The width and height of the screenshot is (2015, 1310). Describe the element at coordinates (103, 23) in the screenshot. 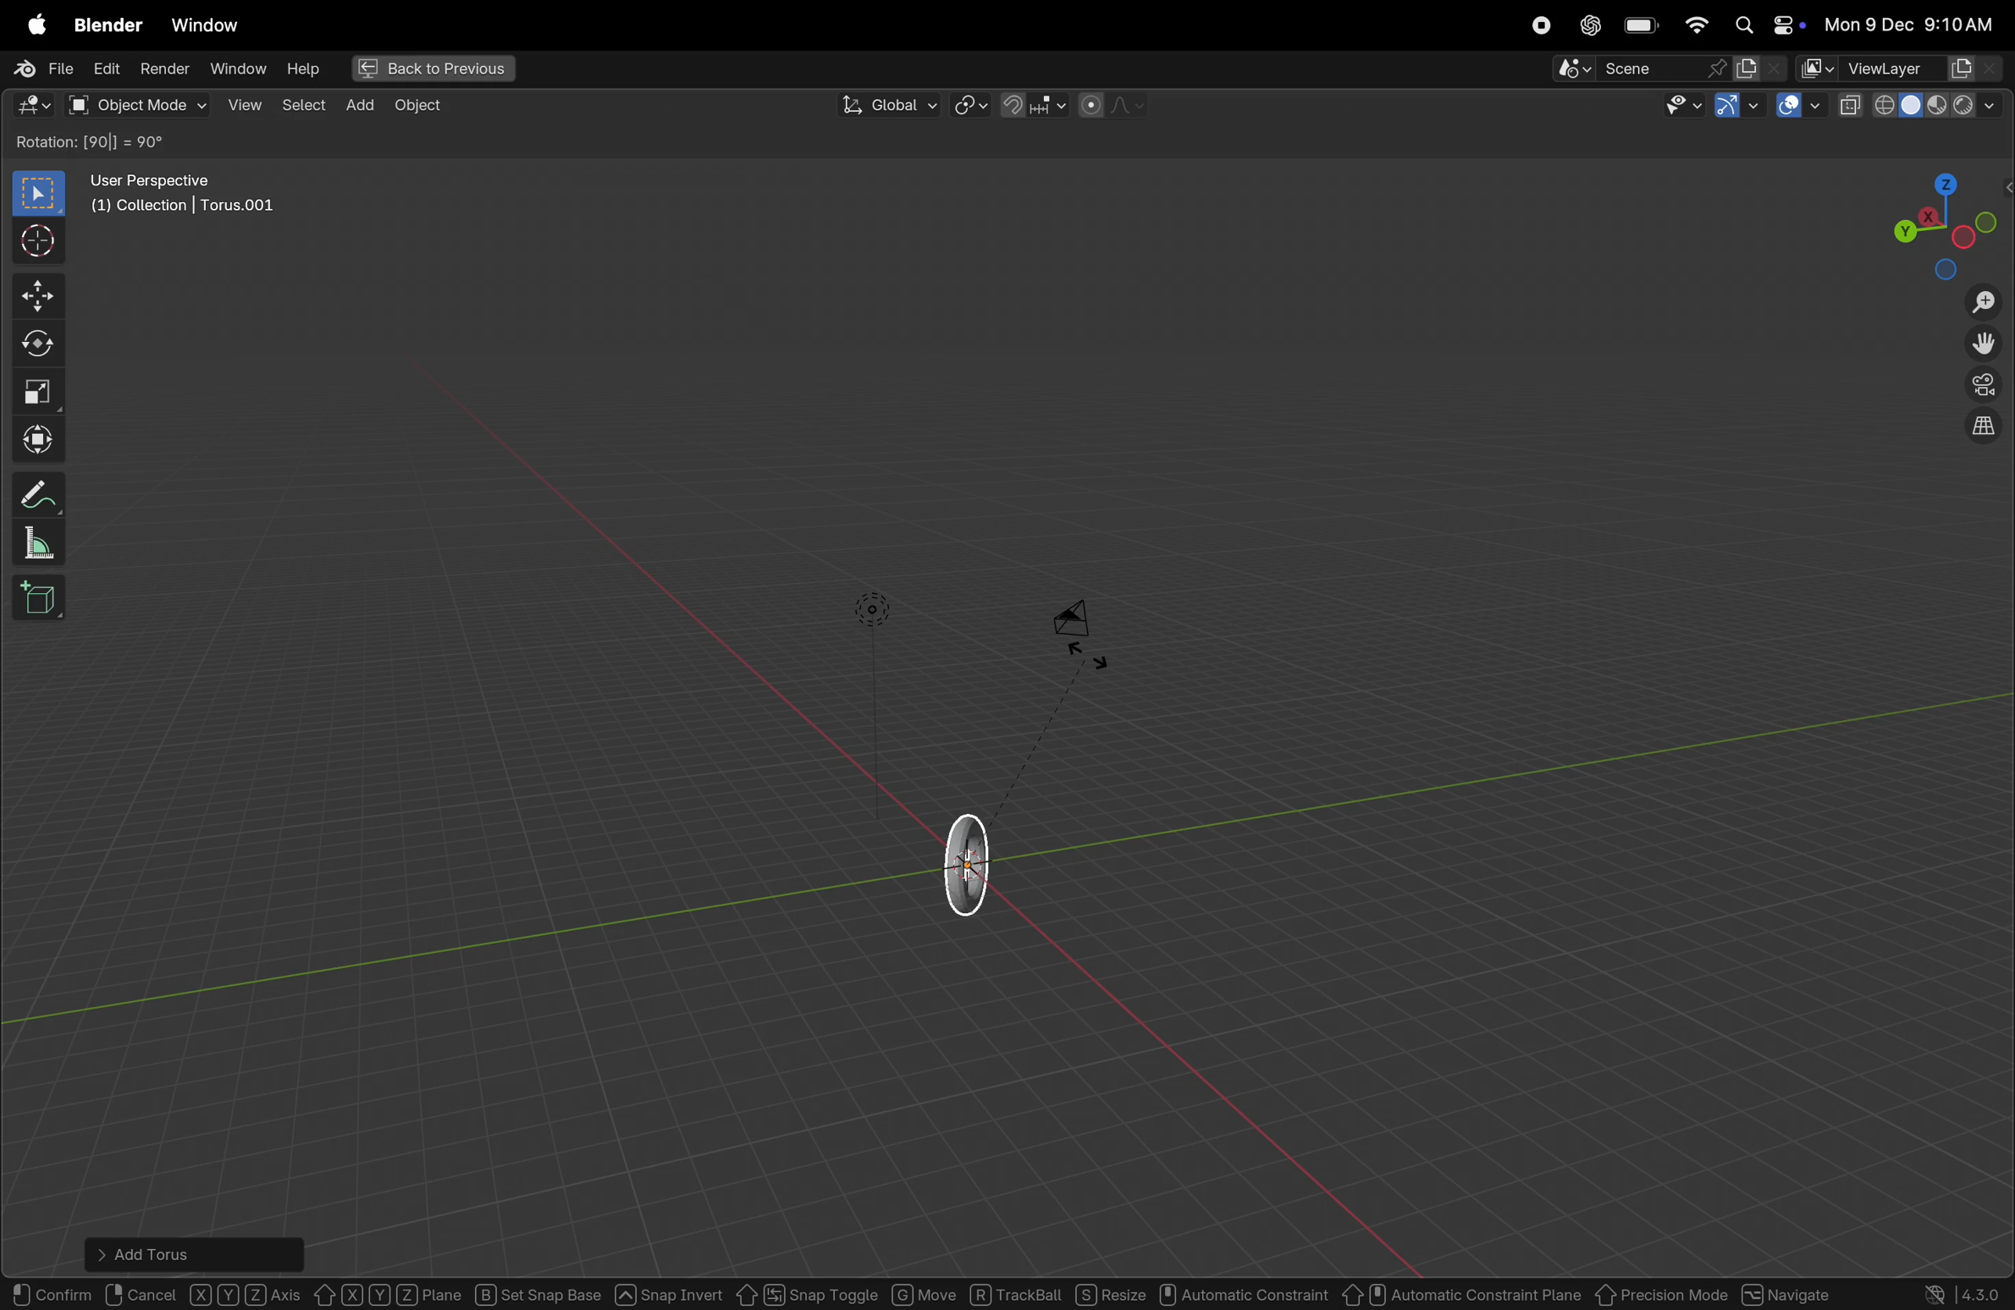

I see `Blender` at that location.